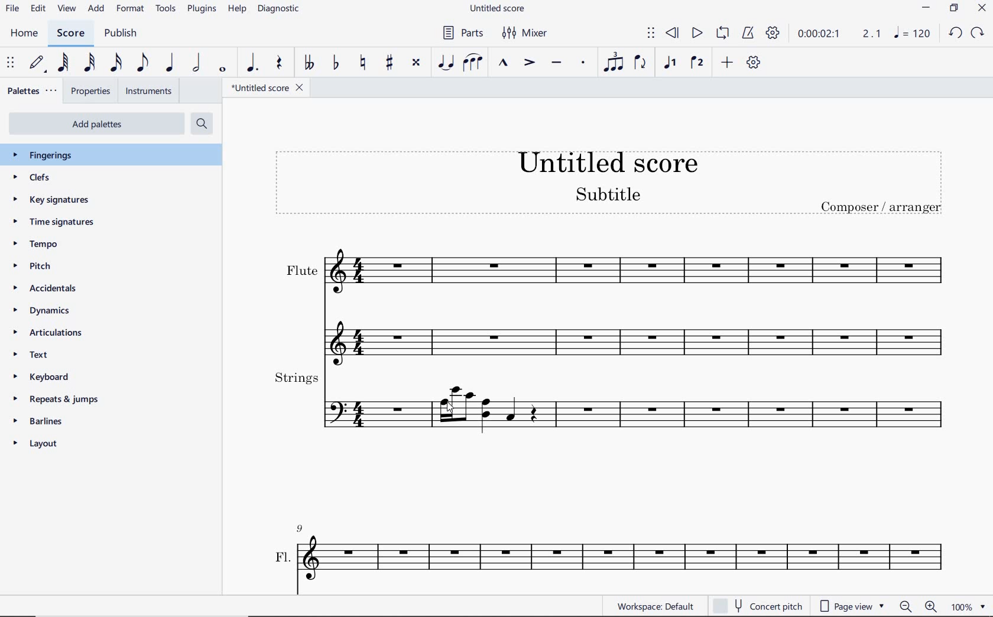 The width and height of the screenshot is (993, 617). Describe the element at coordinates (141, 63) in the screenshot. I see `eighth note` at that location.